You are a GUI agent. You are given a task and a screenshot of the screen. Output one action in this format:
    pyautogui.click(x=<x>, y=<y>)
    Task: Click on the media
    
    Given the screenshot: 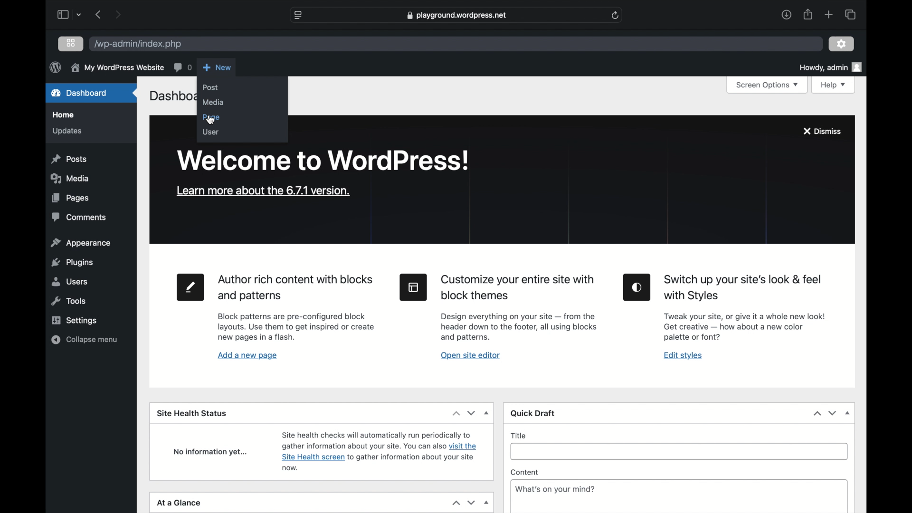 What is the action you would take?
    pyautogui.click(x=69, y=178)
    